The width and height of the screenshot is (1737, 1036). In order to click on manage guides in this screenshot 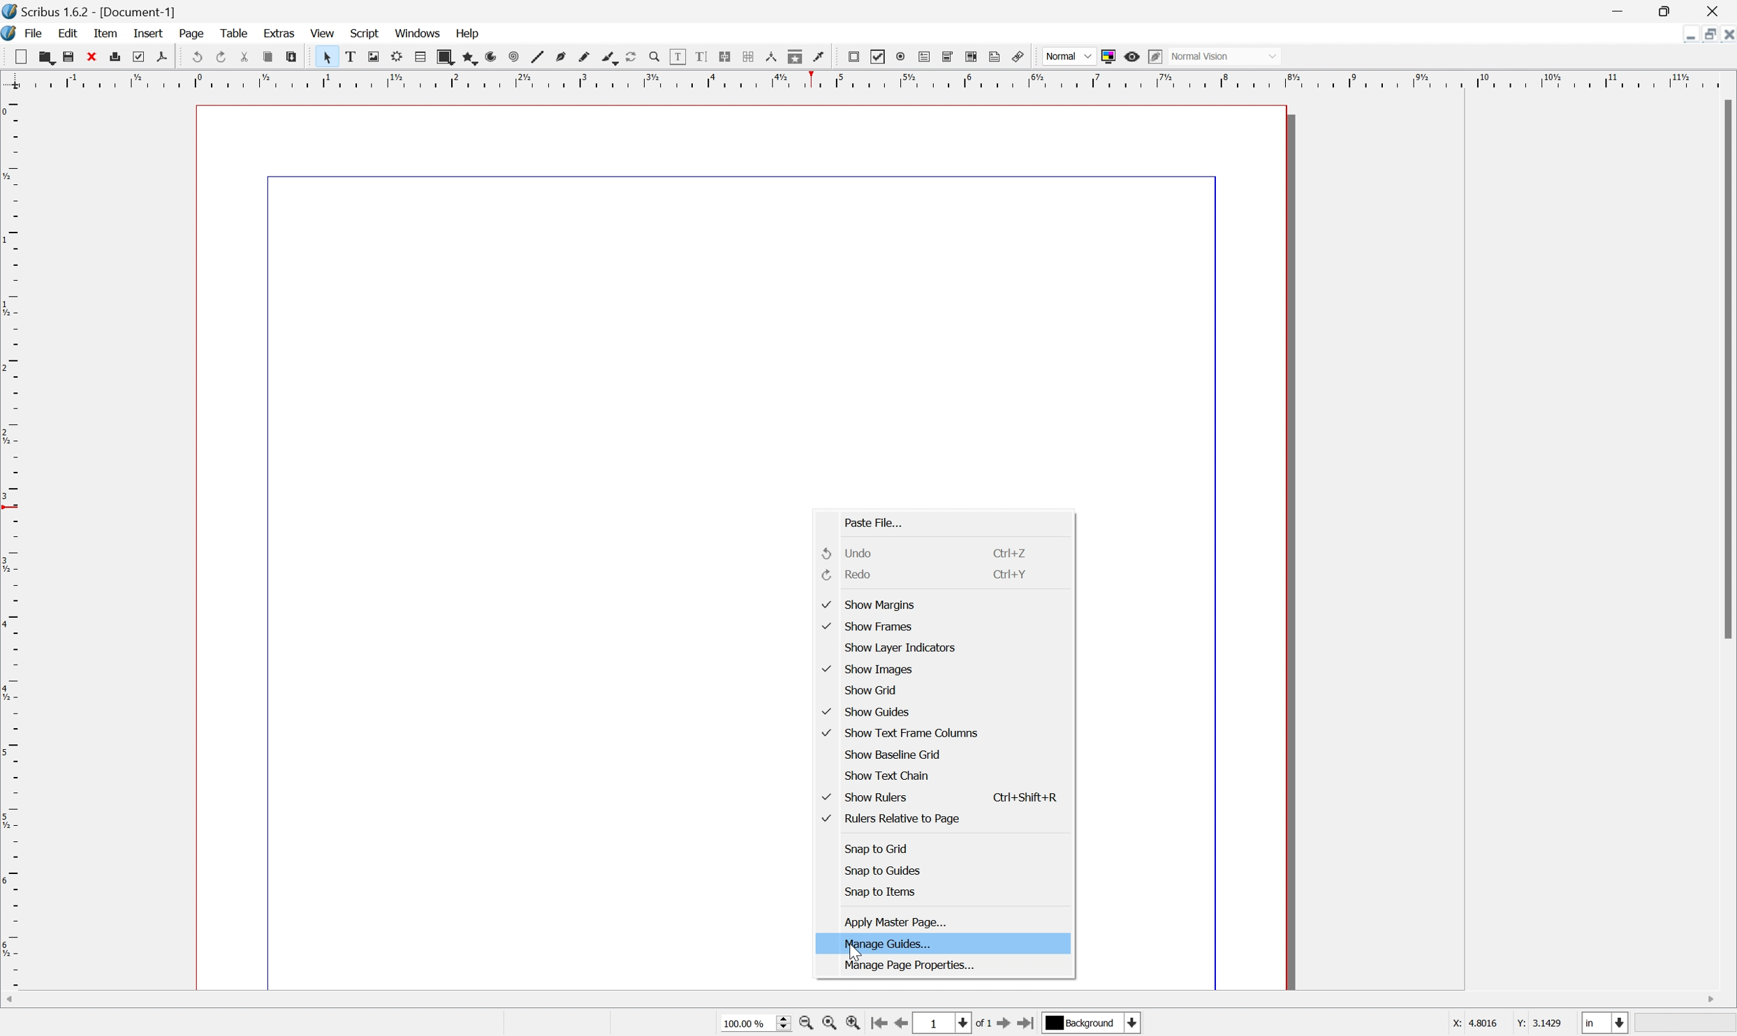, I will do `click(889, 944)`.